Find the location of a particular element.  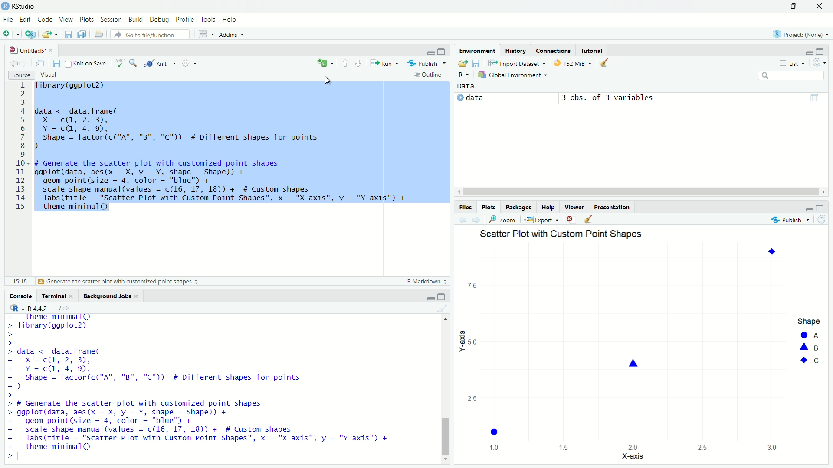

Build is located at coordinates (135, 19).